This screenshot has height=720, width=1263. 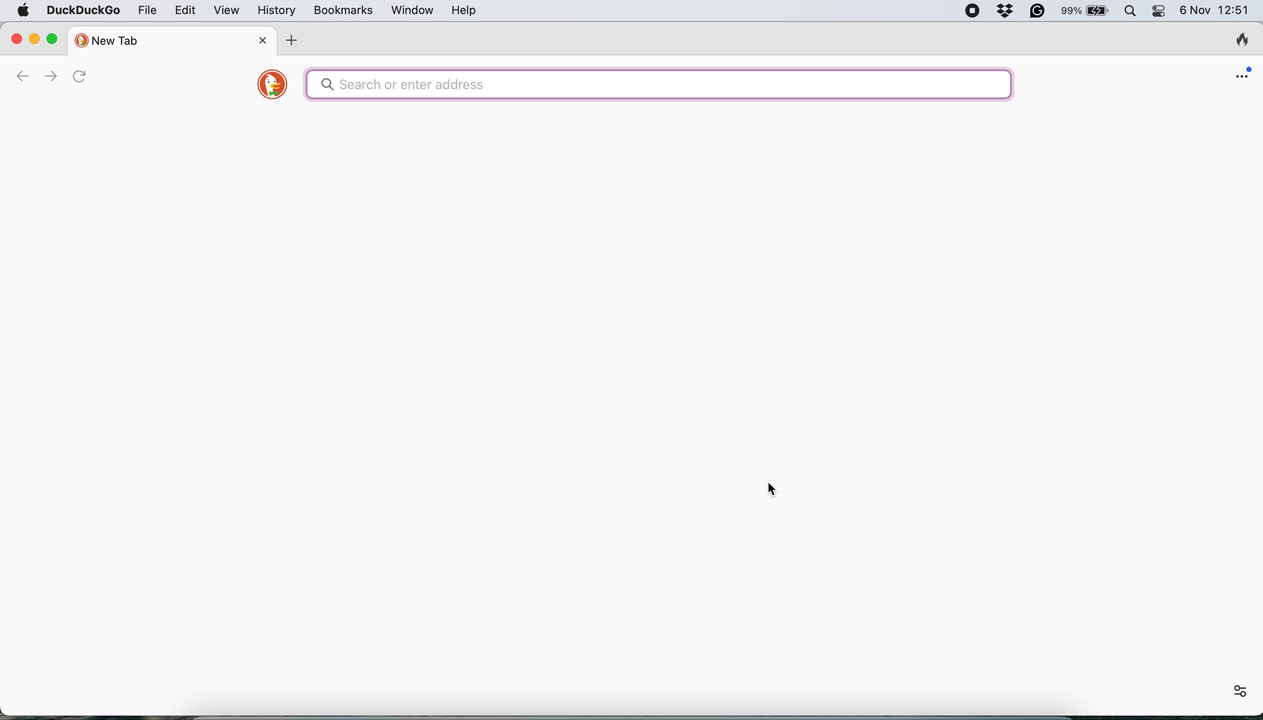 I want to click on help, so click(x=464, y=11).